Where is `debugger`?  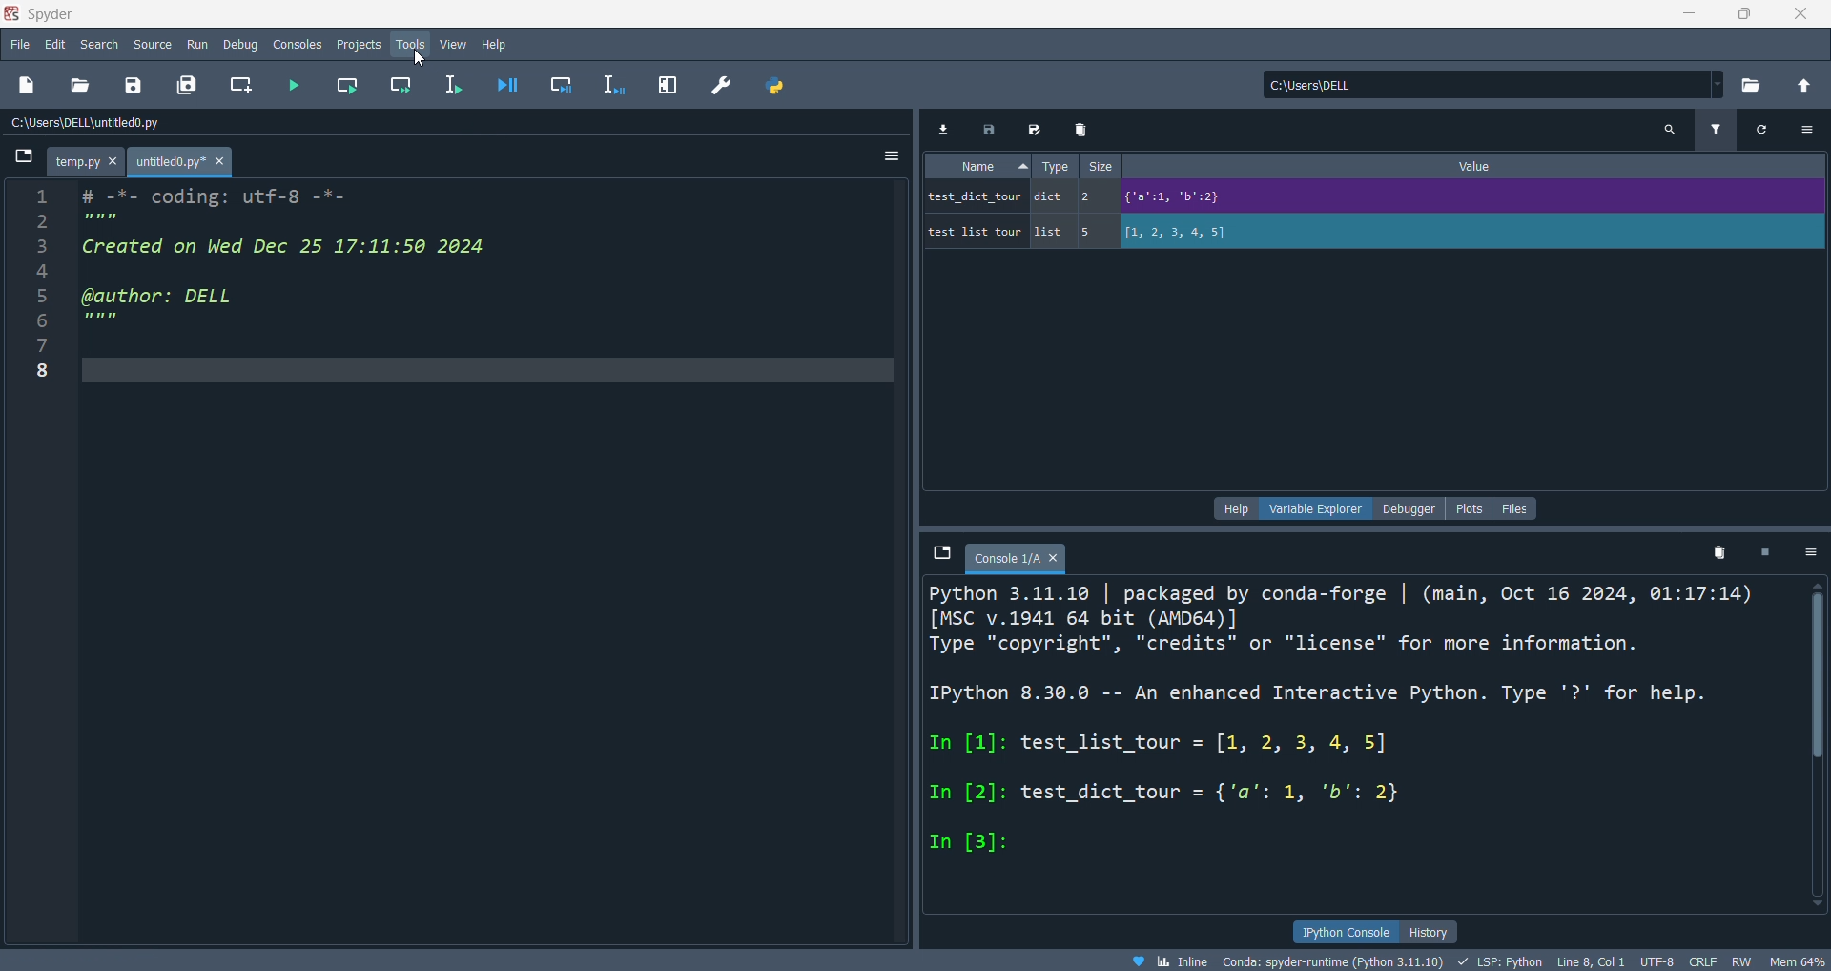 debugger is located at coordinates (1415, 507).